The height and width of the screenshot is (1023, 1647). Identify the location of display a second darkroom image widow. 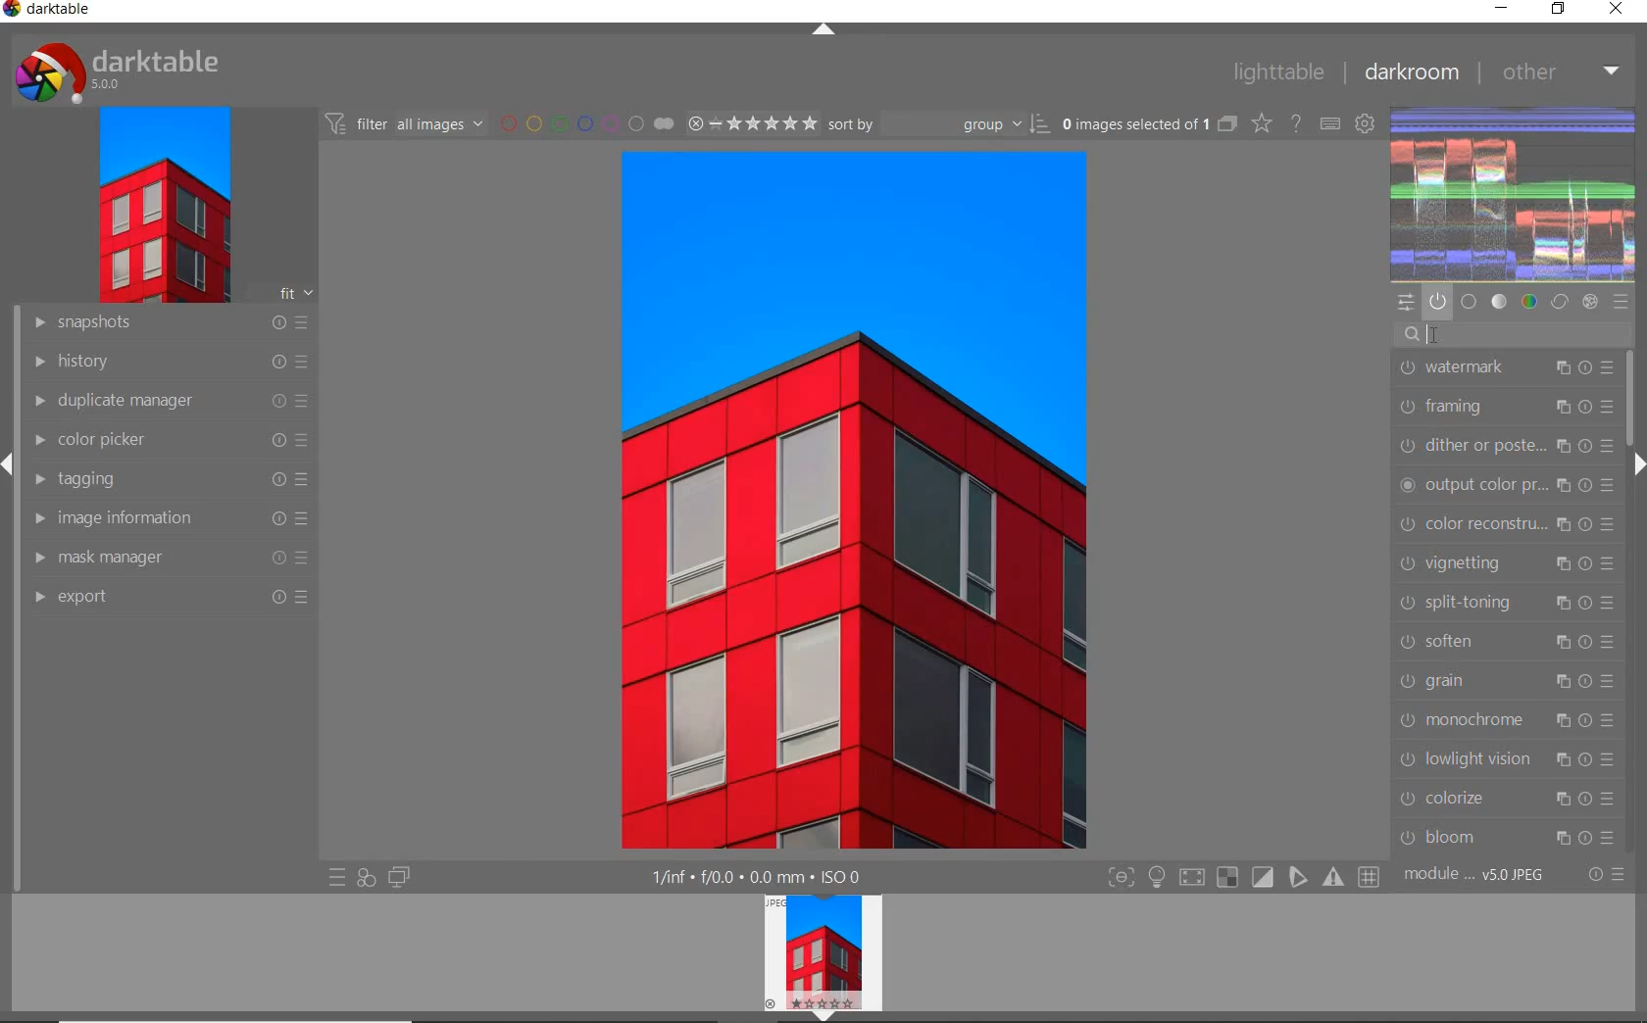
(399, 875).